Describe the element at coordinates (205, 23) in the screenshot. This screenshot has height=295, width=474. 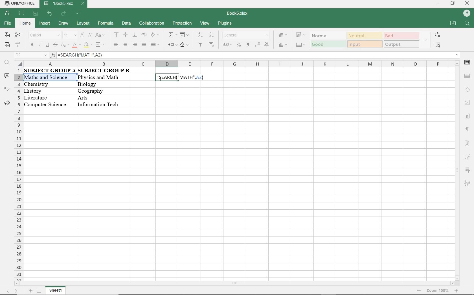
I see `view` at that location.